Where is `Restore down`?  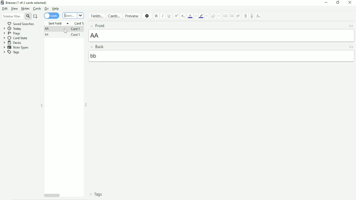 Restore down is located at coordinates (337, 3).